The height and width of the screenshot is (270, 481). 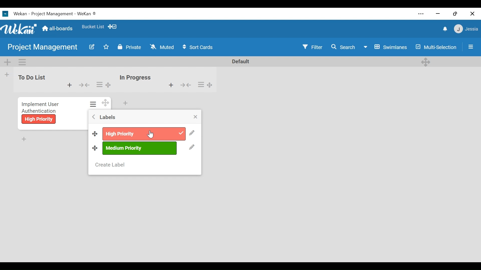 What do you see at coordinates (107, 47) in the screenshot?
I see `mark as favorite` at bounding box center [107, 47].